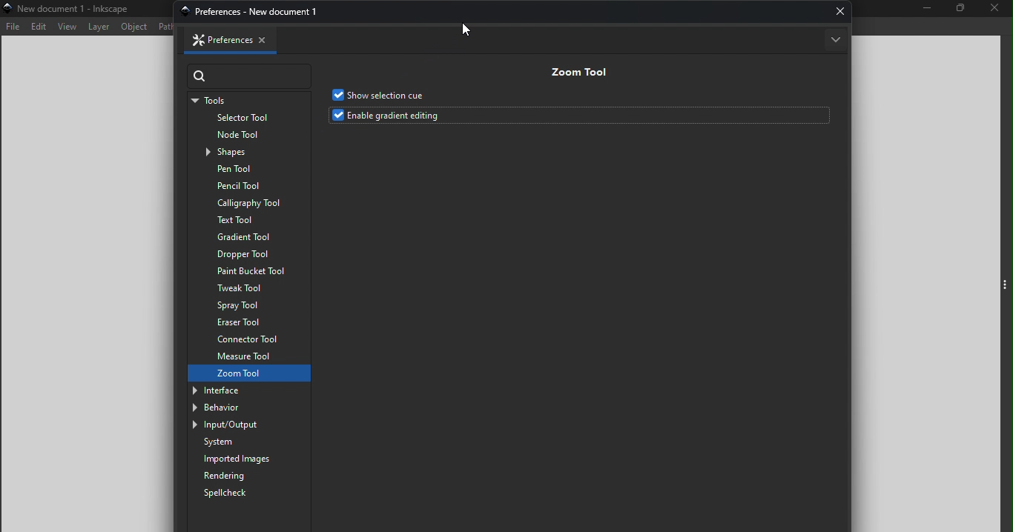  What do you see at coordinates (241, 337) in the screenshot?
I see `Connector tool` at bounding box center [241, 337].